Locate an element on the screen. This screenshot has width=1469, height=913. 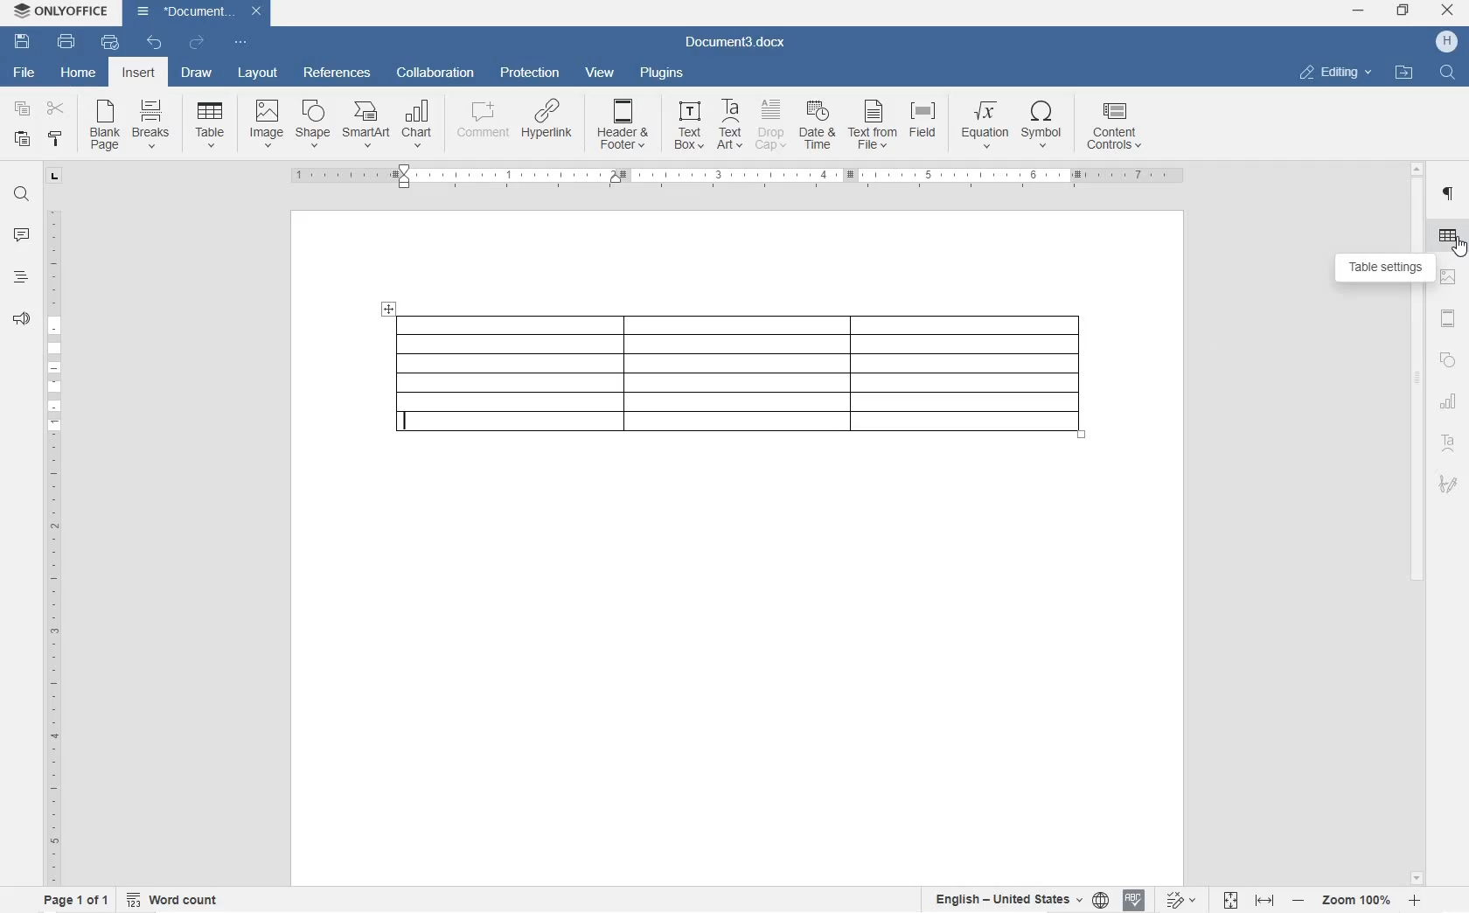
IMAGE is located at coordinates (267, 124).